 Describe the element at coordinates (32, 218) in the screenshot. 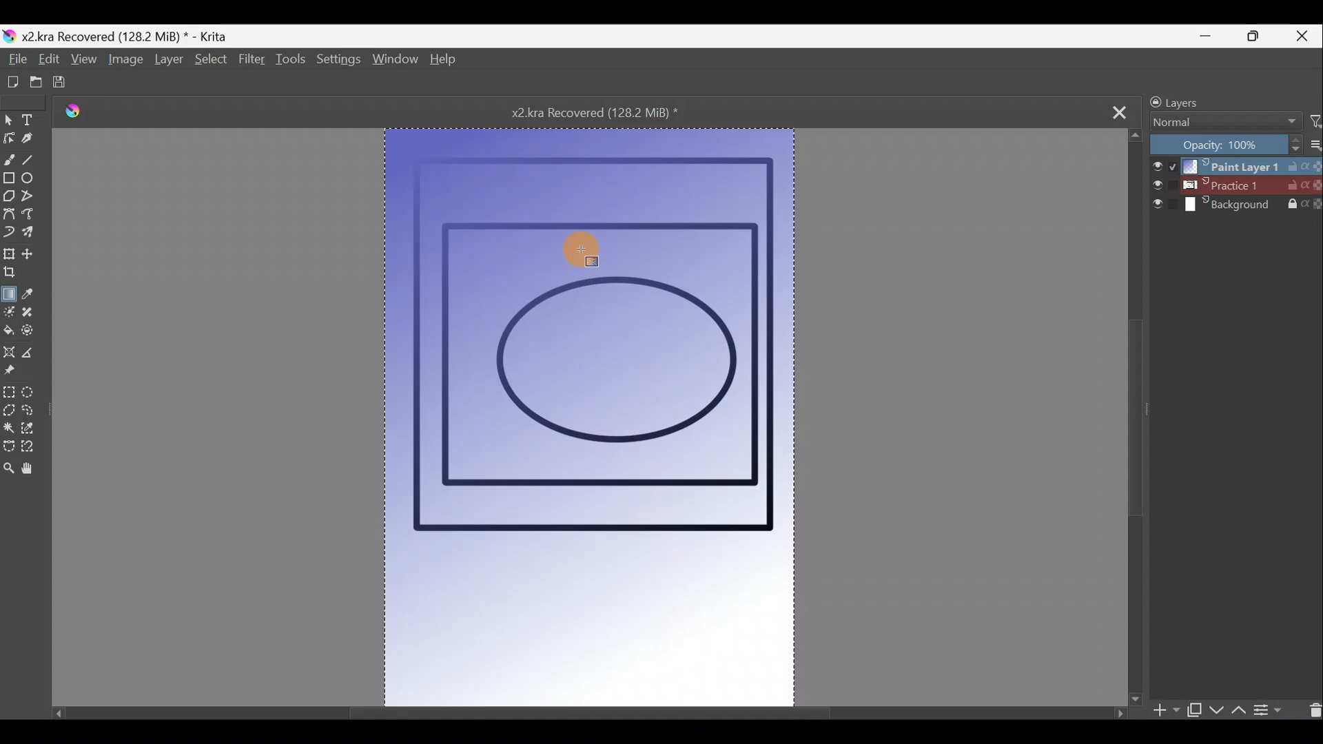

I see `Freehand path tool` at that location.